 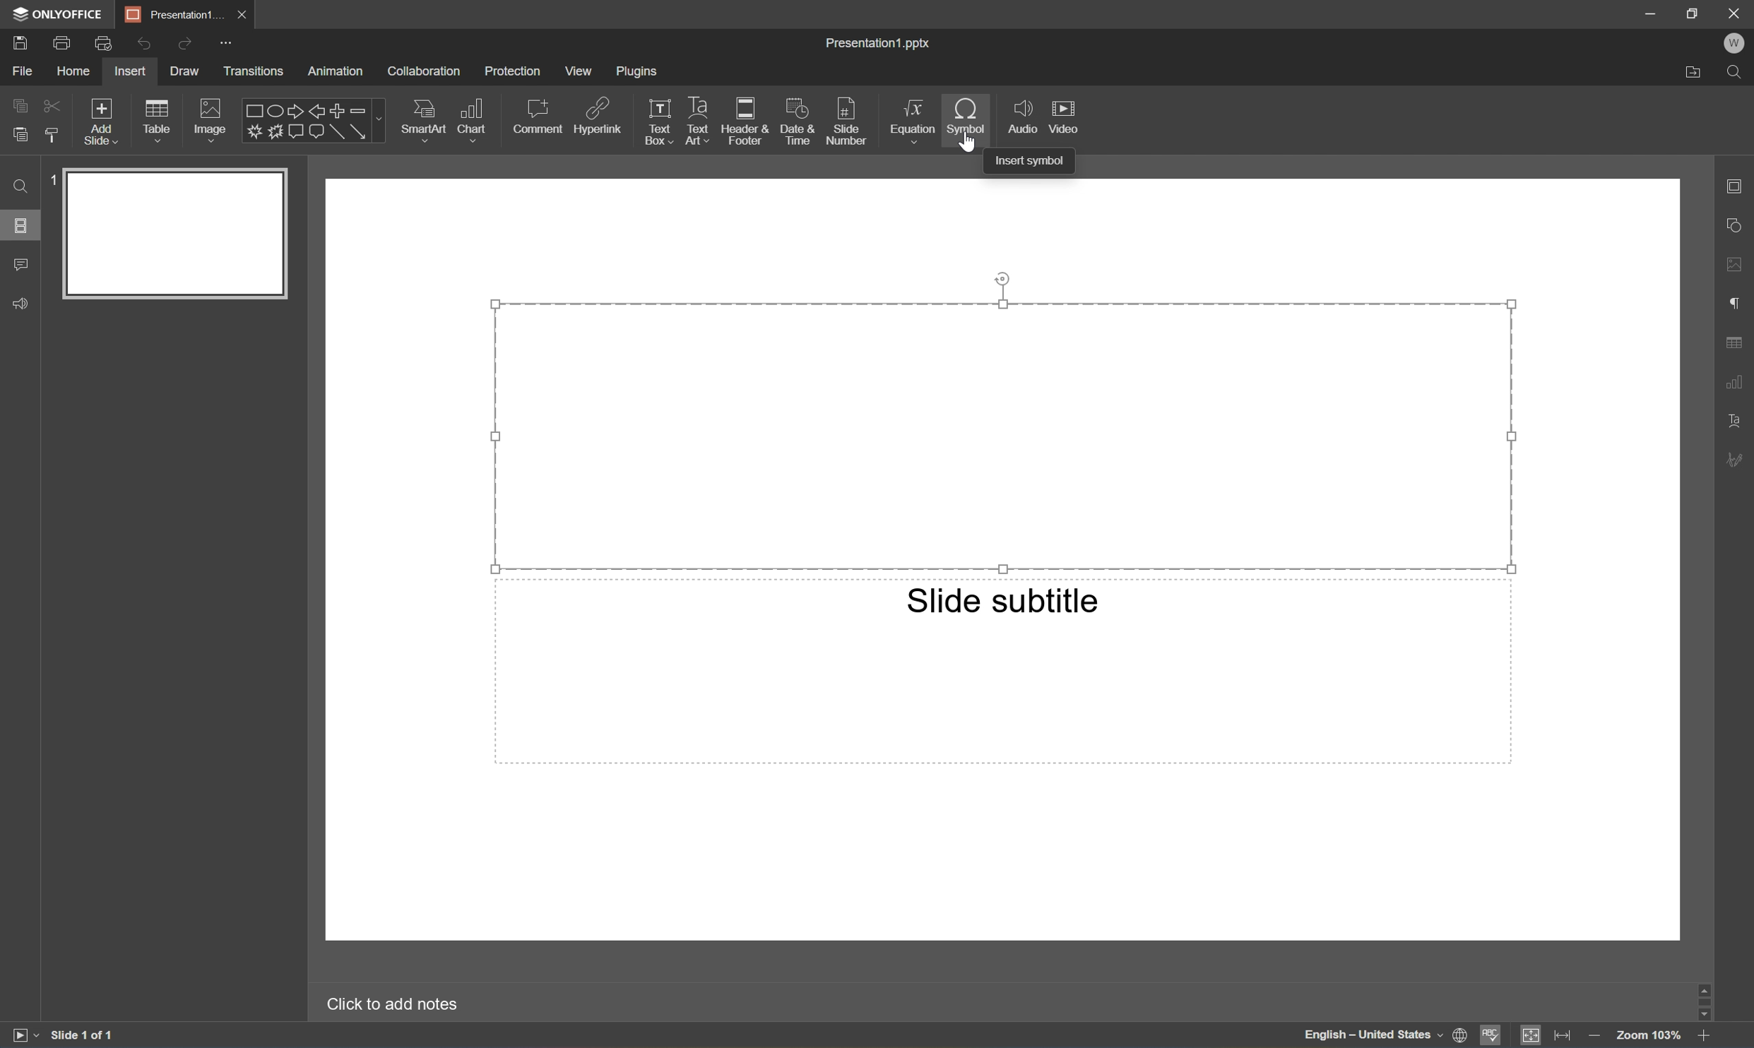 I want to click on Slide number, so click(x=846, y=118).